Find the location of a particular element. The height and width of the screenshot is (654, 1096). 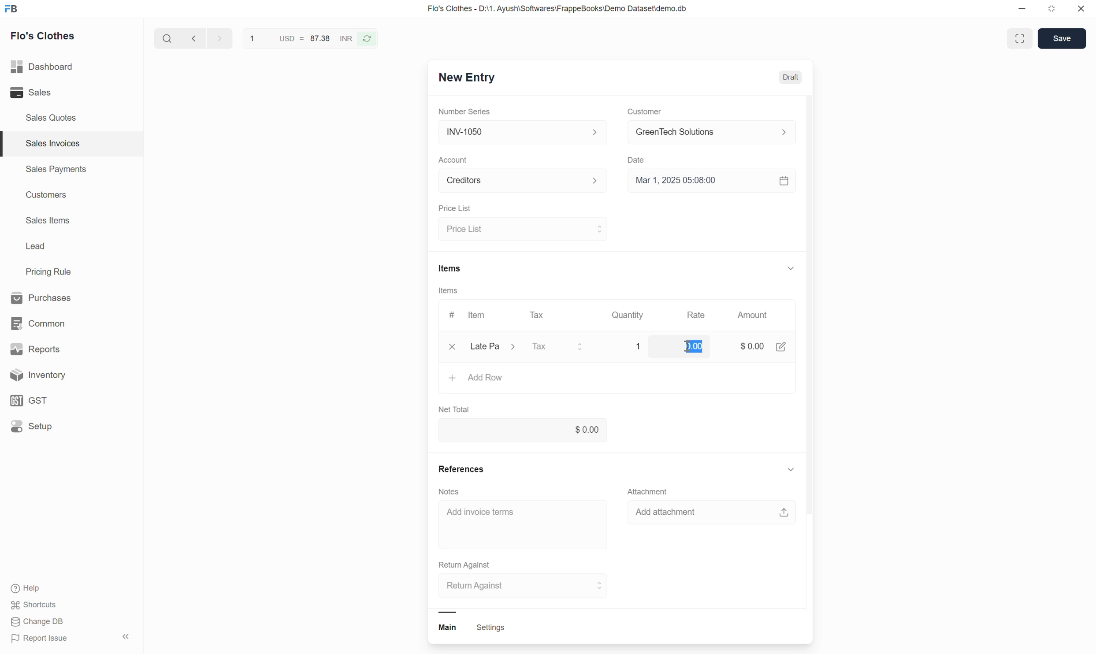

minimize  is located at coordinates (1026, 10).